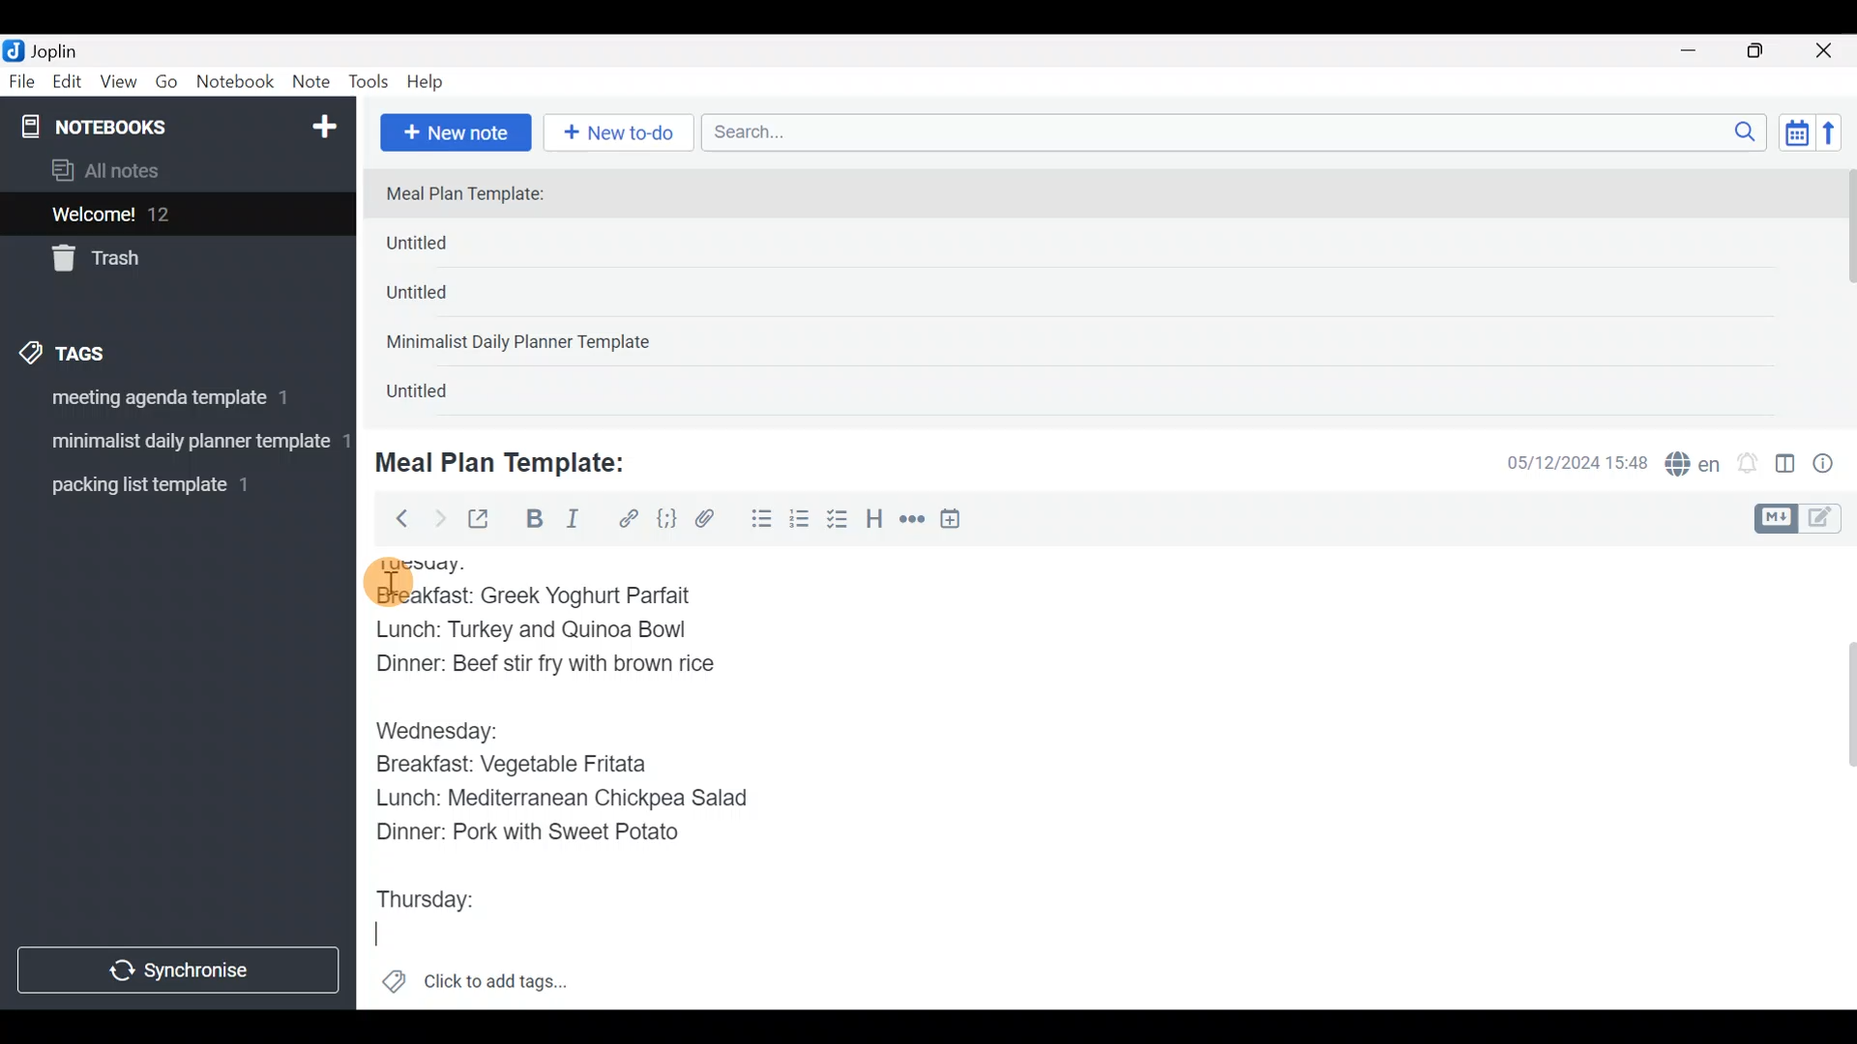  I want to click on cursor, so click(387, 583).